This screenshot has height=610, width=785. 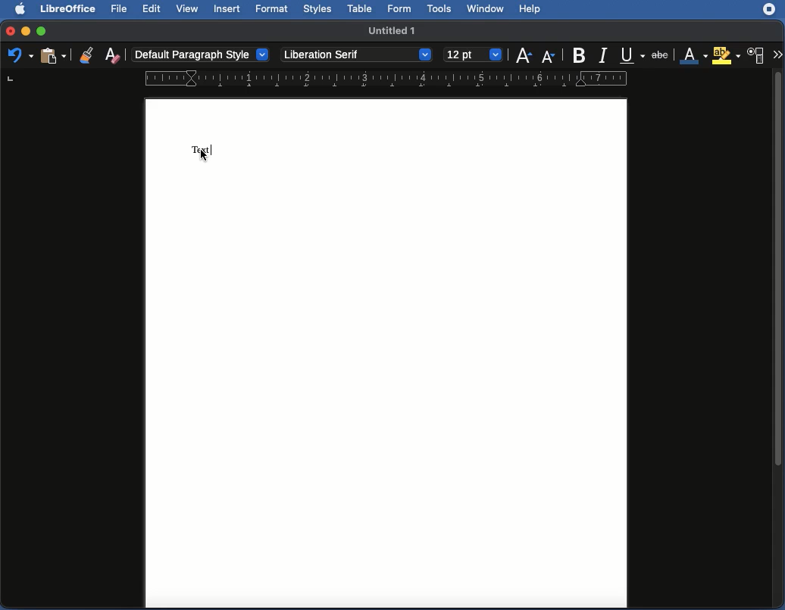 I want to click on LibreOffice, so click(x=69, y=9).